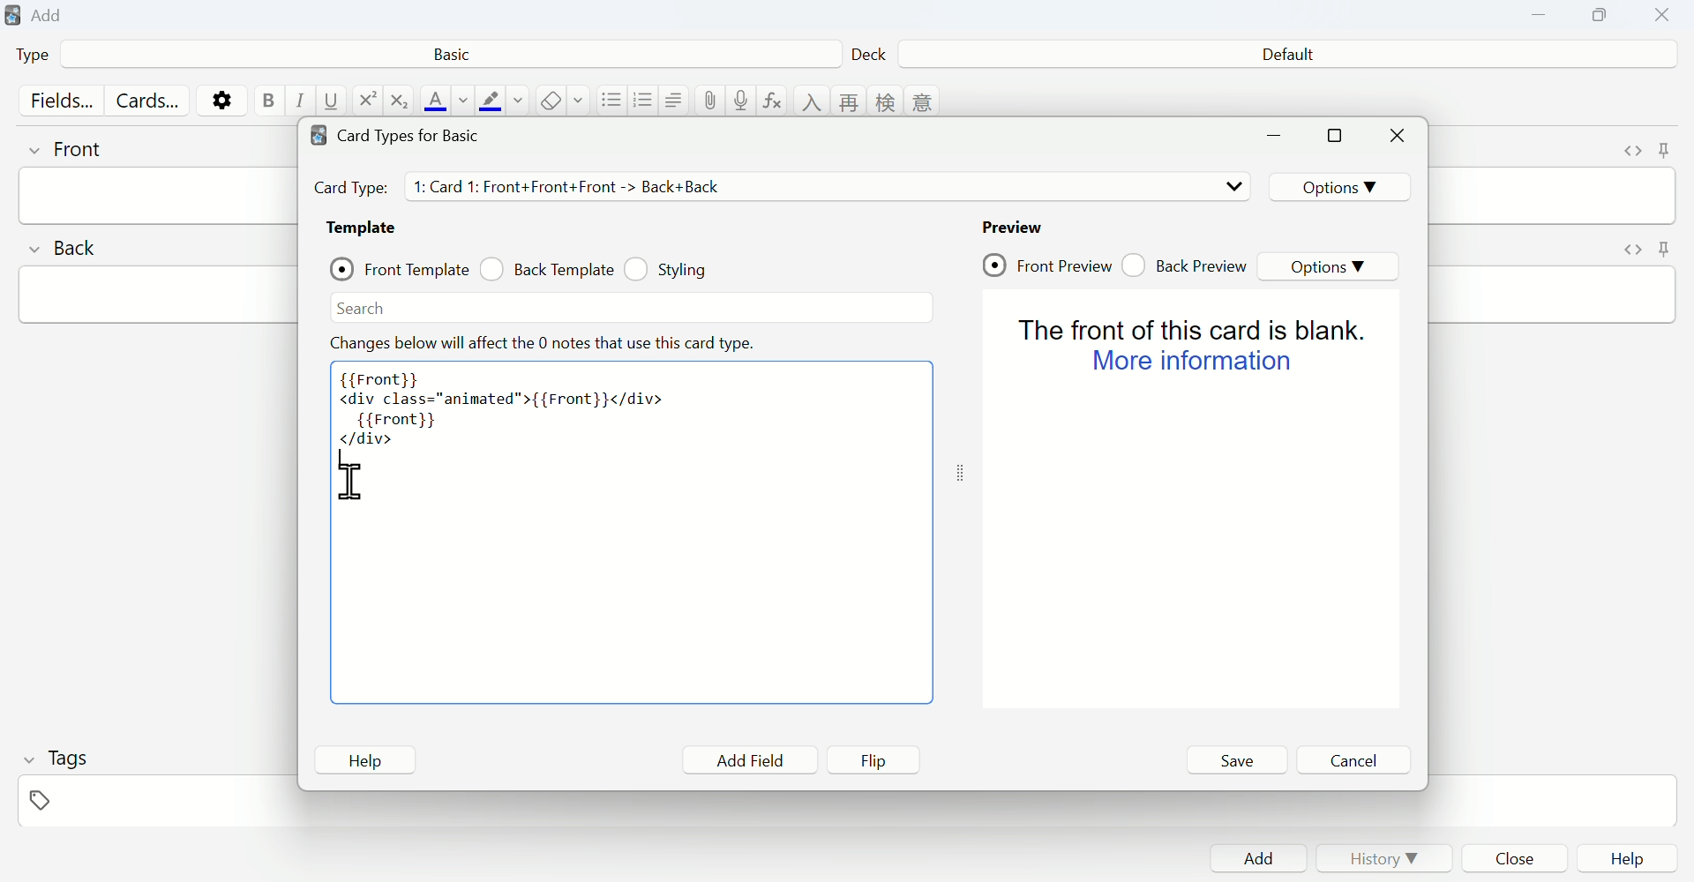 This screenshot has height=882, width=1694. What do you see at coordinates (923, 101) in the screenshot?
I see `language` at bounding box center [923, 101].